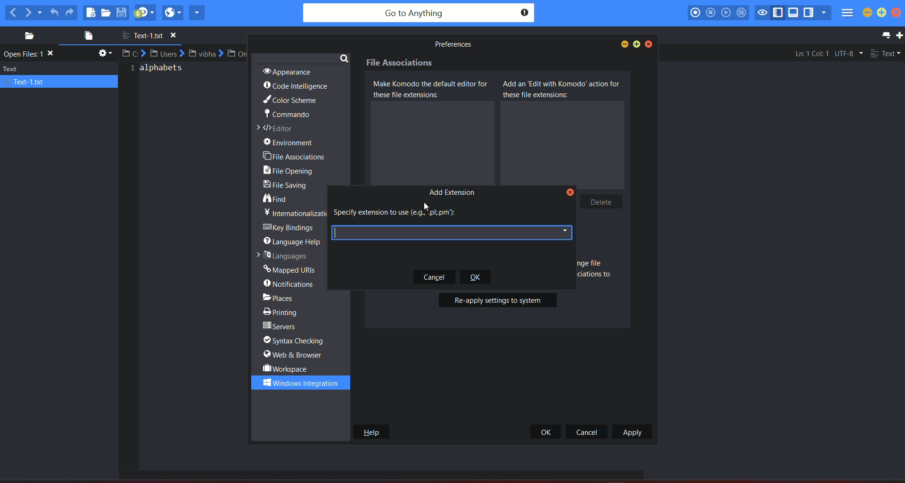 This screenshot has height=483, width=905. Describe the element at coordinates (623, 44) in the screenshot. I see `minimize` at that location.